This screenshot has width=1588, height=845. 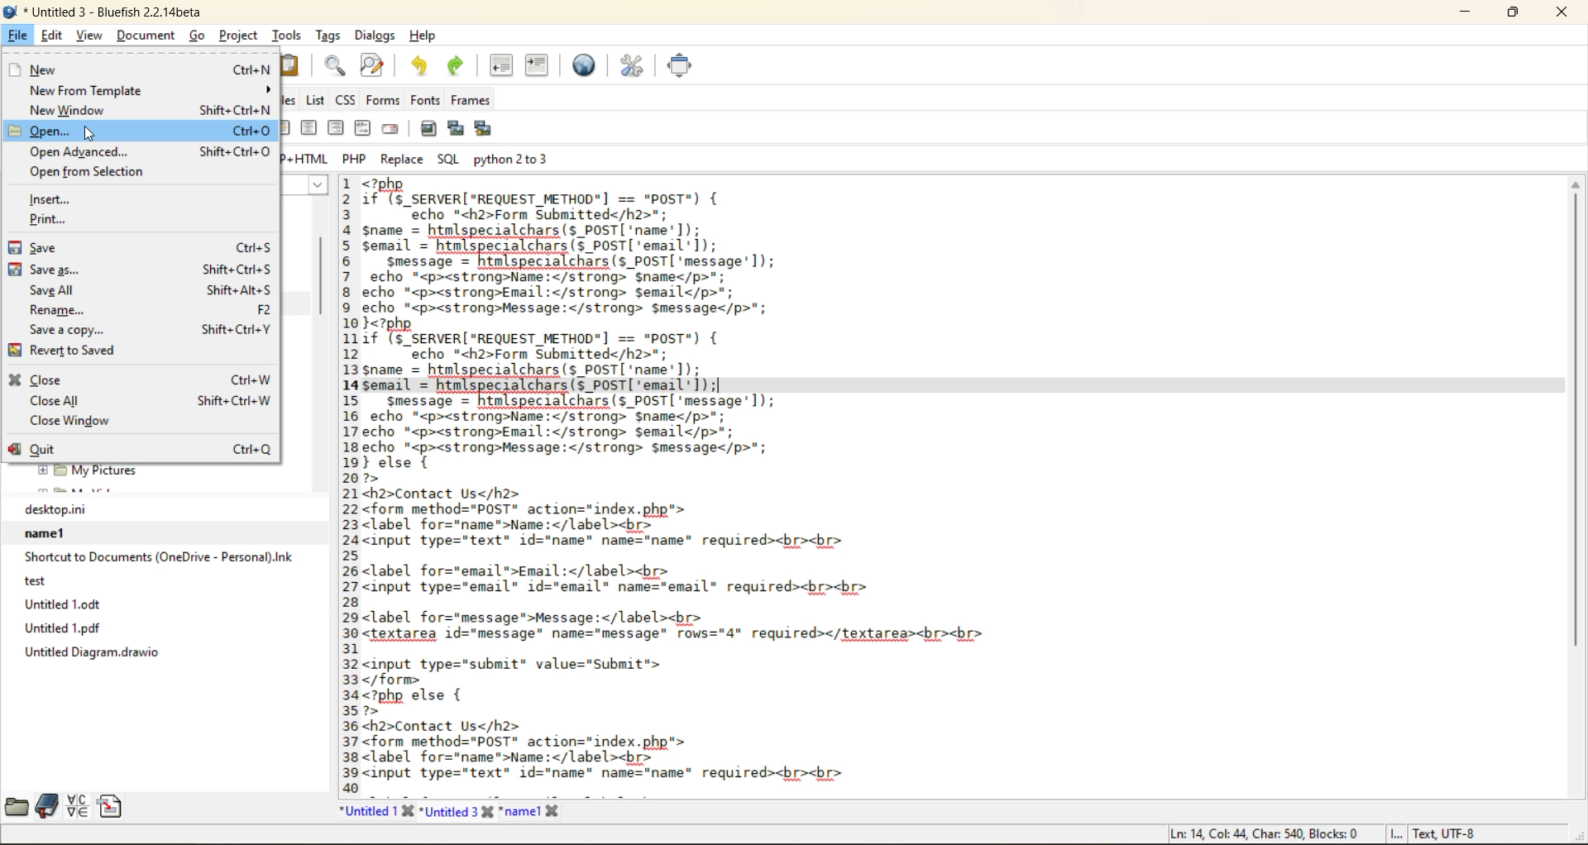 I want to click on Cursor, so click(x=88, y=133).